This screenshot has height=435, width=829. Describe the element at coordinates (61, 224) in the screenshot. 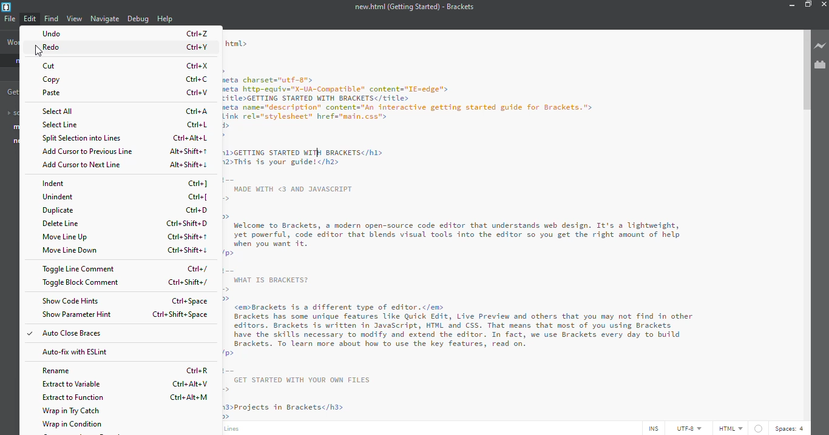

I see `delete line` at that location.